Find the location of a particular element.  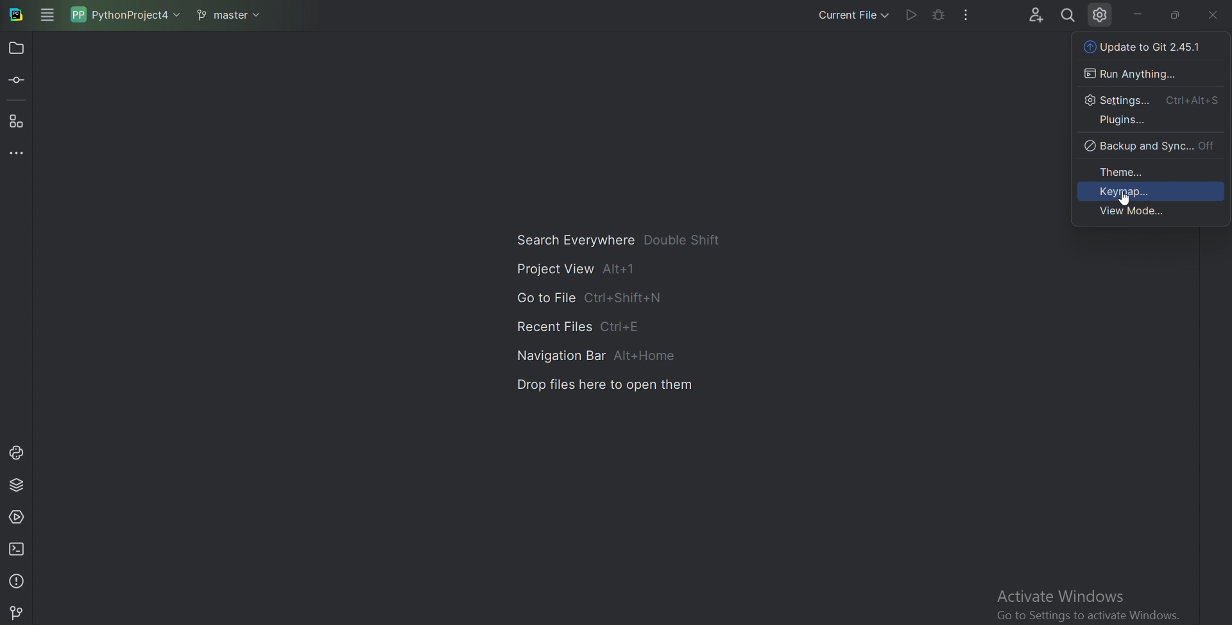

master is located at coordinates (228, 14).